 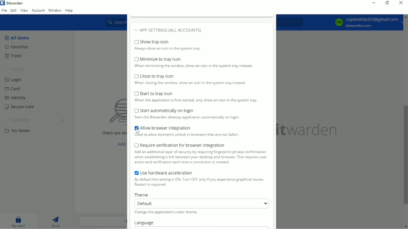 I want to click on When the application is started, only show an icon in the system tray., so click(x=195, y=101).